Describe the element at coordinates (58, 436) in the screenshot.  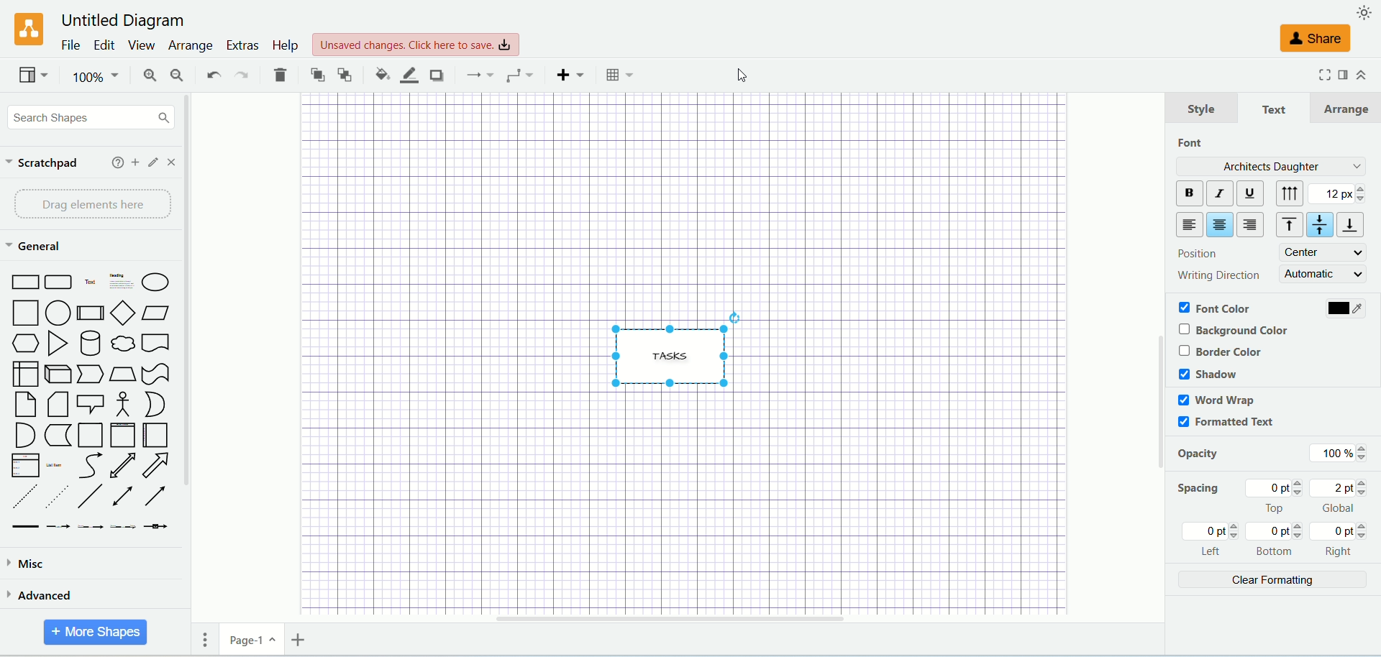
I see `Data Storage` at that location.